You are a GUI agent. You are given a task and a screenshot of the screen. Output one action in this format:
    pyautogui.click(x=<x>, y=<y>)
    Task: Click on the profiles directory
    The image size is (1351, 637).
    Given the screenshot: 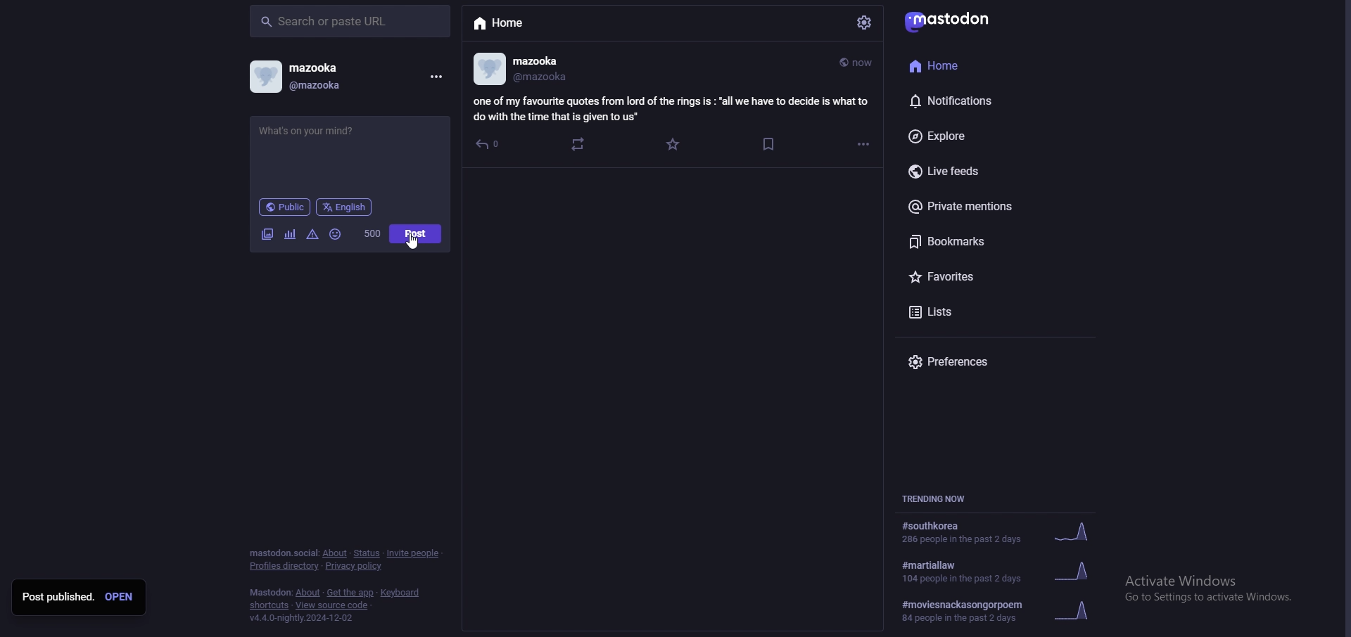 What is the action you would take?
    pyautogui.click(x=284, y=566)
    